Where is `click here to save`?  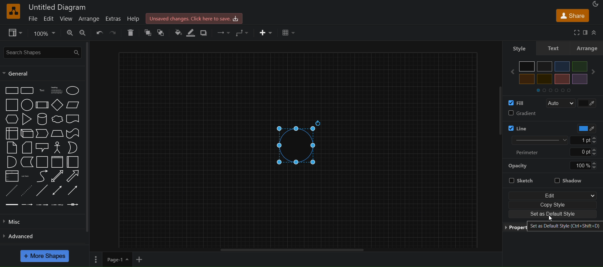 click here to save is located at coordinates (195, 18).